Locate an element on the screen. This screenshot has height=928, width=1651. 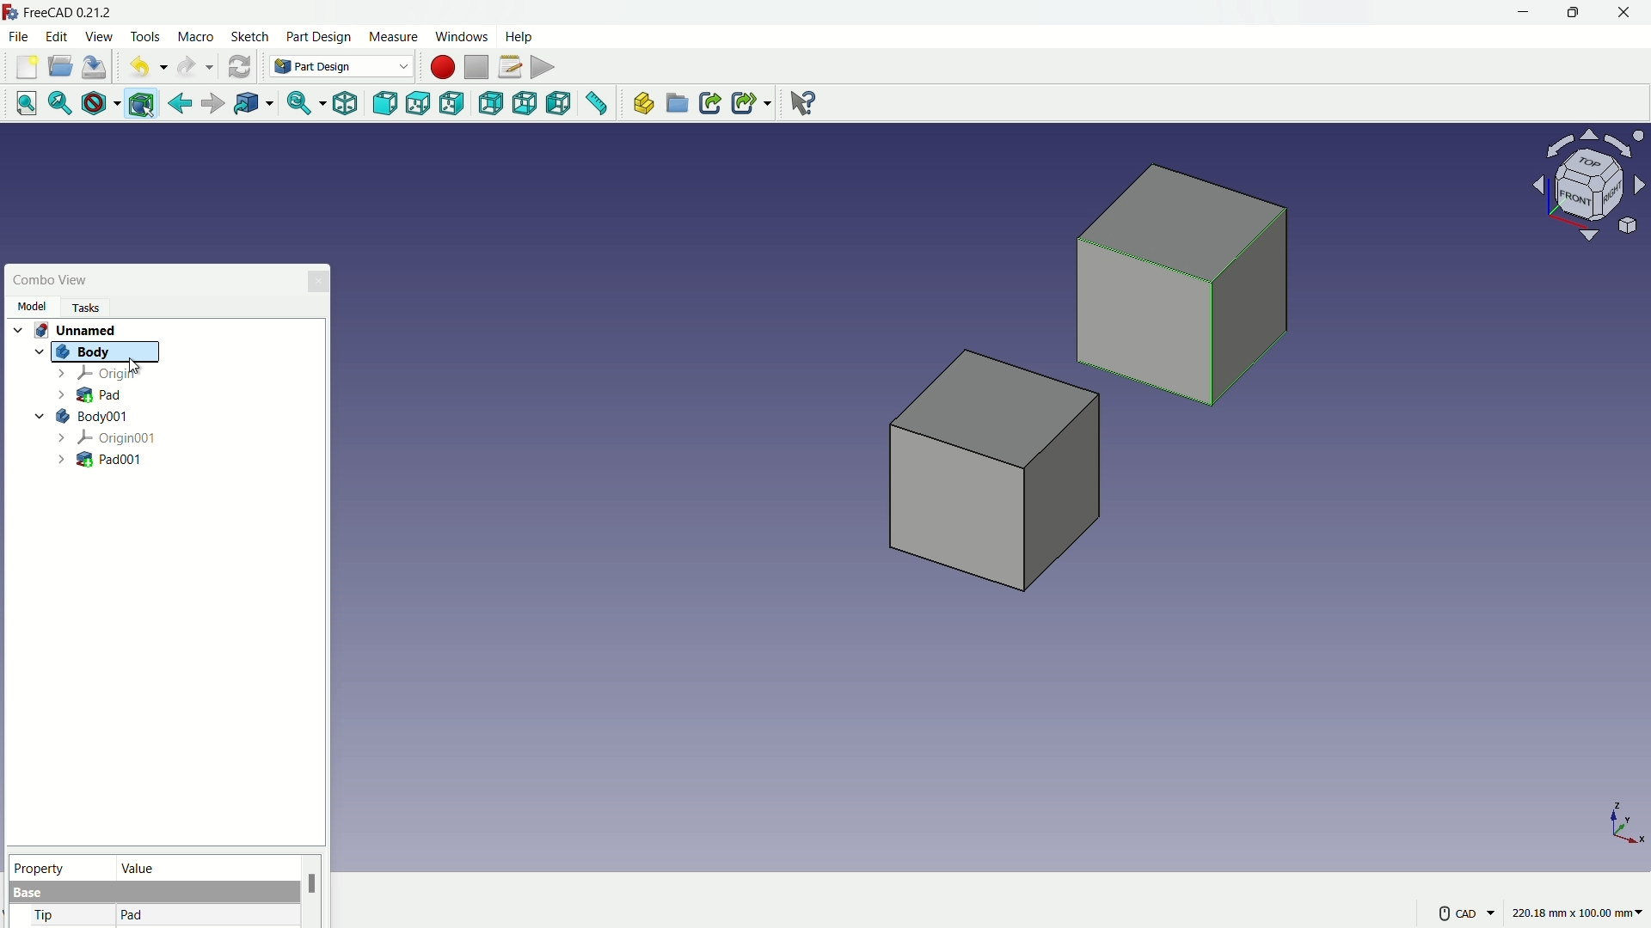
edit is located at coordinates (58, 36).